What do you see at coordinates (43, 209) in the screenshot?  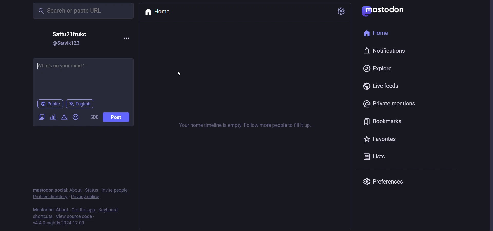 I see `mastodon` at bounding box center [43, 209].